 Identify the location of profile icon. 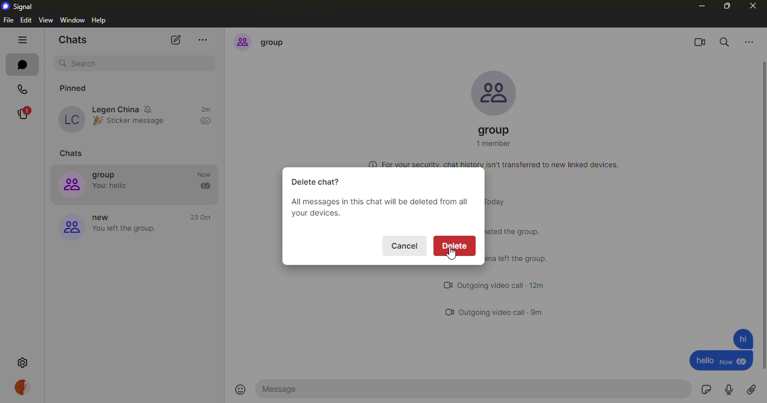
(241, 42).